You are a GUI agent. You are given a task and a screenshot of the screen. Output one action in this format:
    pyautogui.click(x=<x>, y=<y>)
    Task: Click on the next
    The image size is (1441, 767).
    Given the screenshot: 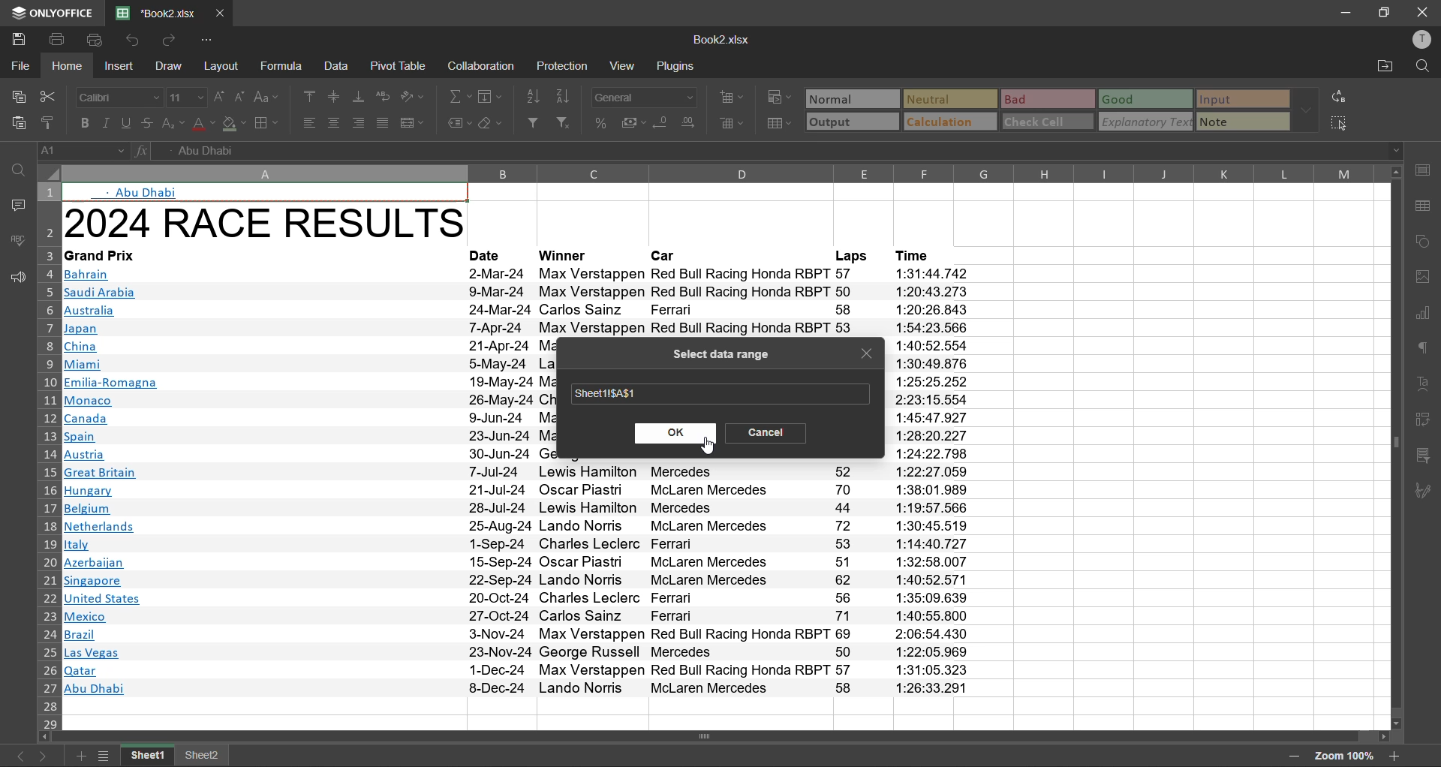 What is the action you would take?
    pyautogui.click(x=41, y=756)
    